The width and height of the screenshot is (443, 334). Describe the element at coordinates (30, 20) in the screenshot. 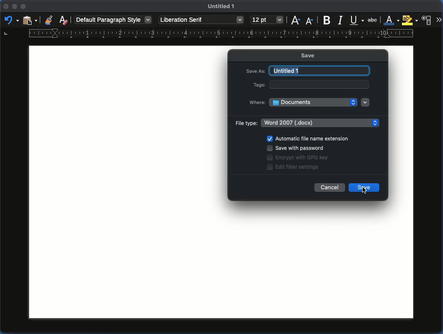

I see `Clipboard` at that location.